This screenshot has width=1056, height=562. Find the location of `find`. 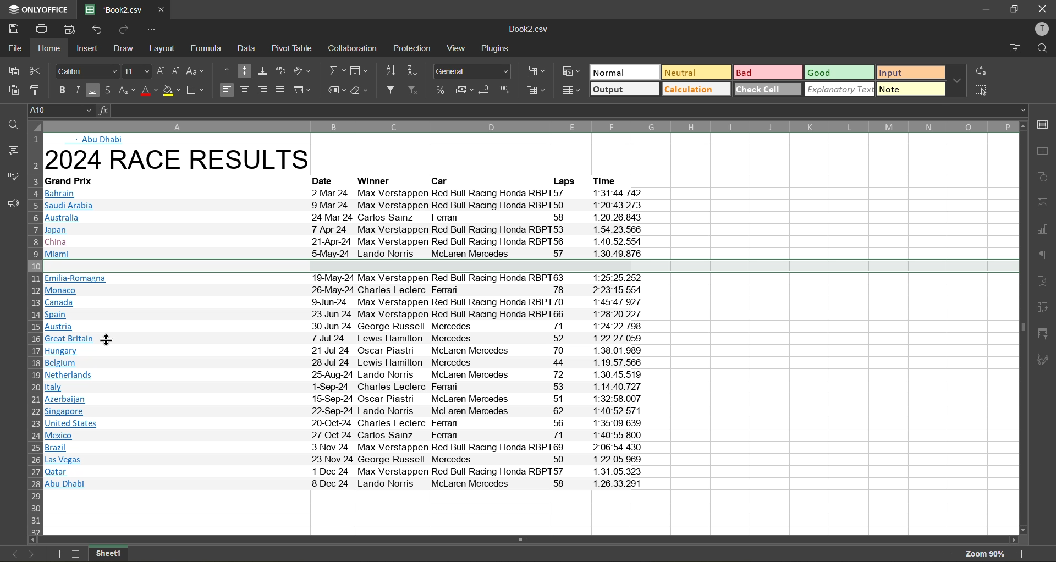

find is located at coordinates (11, 128).